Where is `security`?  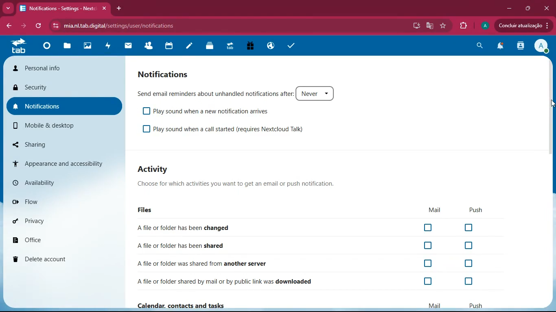 security is located at coordinates (61, 87).